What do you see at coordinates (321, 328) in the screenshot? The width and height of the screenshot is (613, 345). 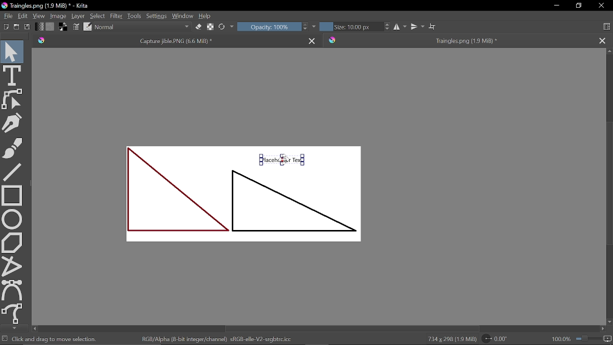 I see `Horizontal scrollbar` at bounding box center [321, 328].